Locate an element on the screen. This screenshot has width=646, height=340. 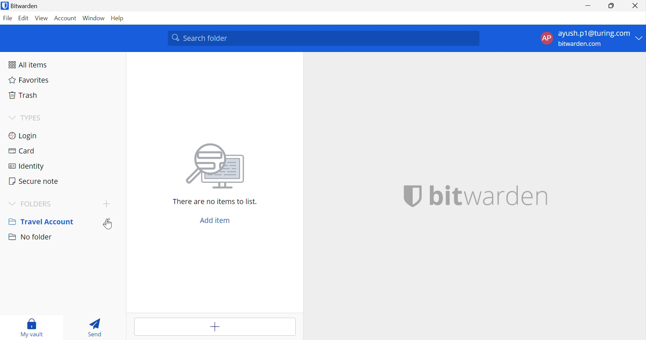
No folder is located at coordinates (30, 238).